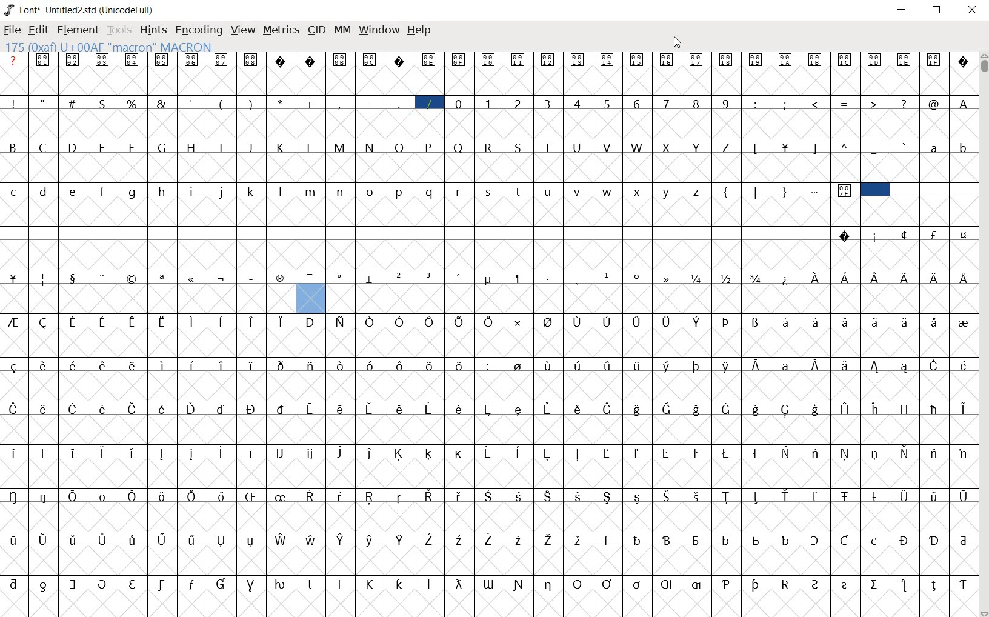 This screenshot has height=617, width=989. What do you see at coordinates (105, 277) in the screenshot?
I see `Symbol` at bounding box center [105, 277].